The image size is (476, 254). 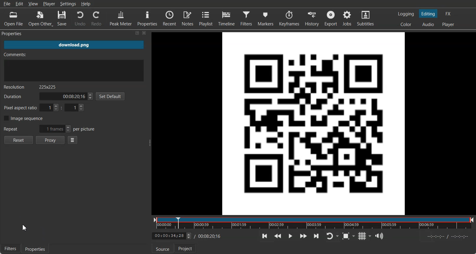 What do you see at coordinates (449, 236) in the screenshot?
I see `Start and End Time` at bounding box center [449, 236].